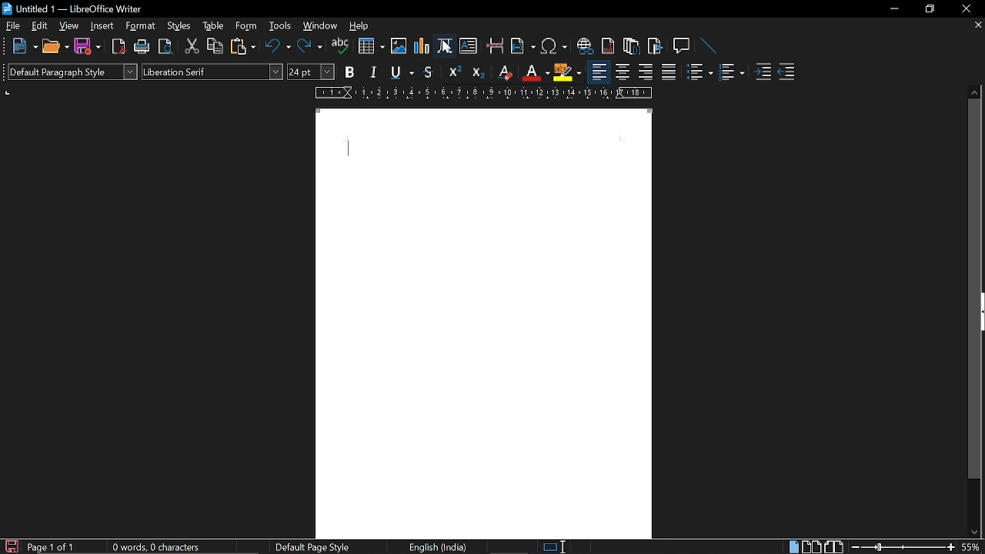  I want to click on underline, so click(399, 72).